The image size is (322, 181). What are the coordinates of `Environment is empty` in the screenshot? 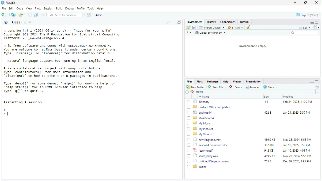 It's located at (252, 46).